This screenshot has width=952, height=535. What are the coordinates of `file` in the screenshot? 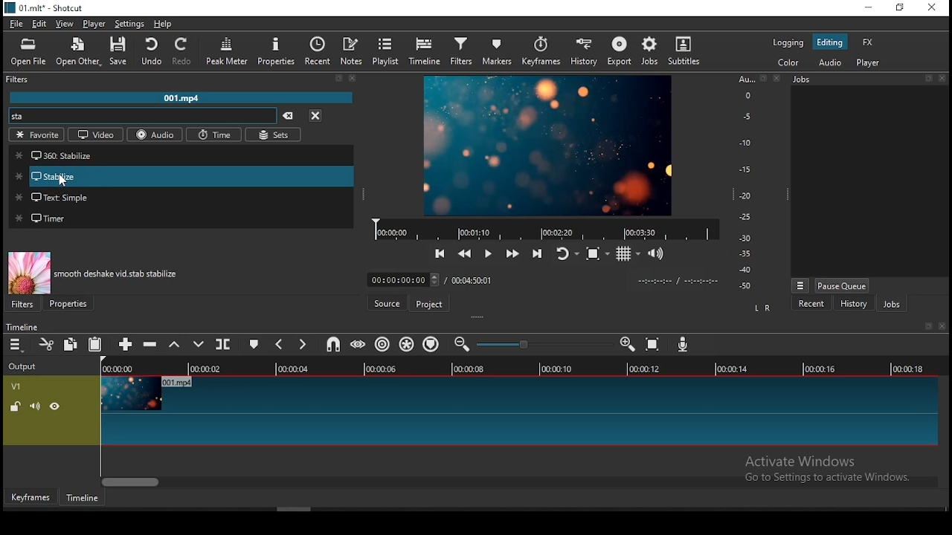 It's located at (17, 23).